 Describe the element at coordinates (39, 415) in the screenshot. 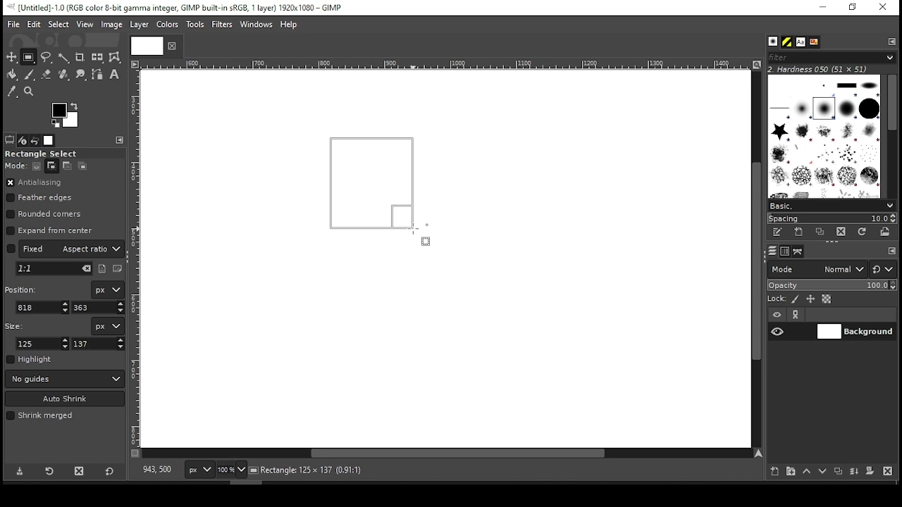

I see `shrink merged` at that location.